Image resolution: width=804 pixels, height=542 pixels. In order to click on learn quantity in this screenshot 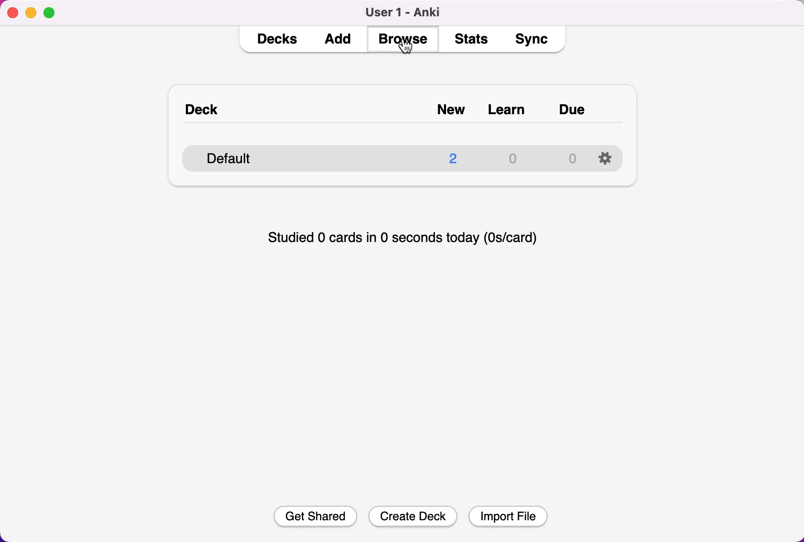, I will do `click(516, 158)`.